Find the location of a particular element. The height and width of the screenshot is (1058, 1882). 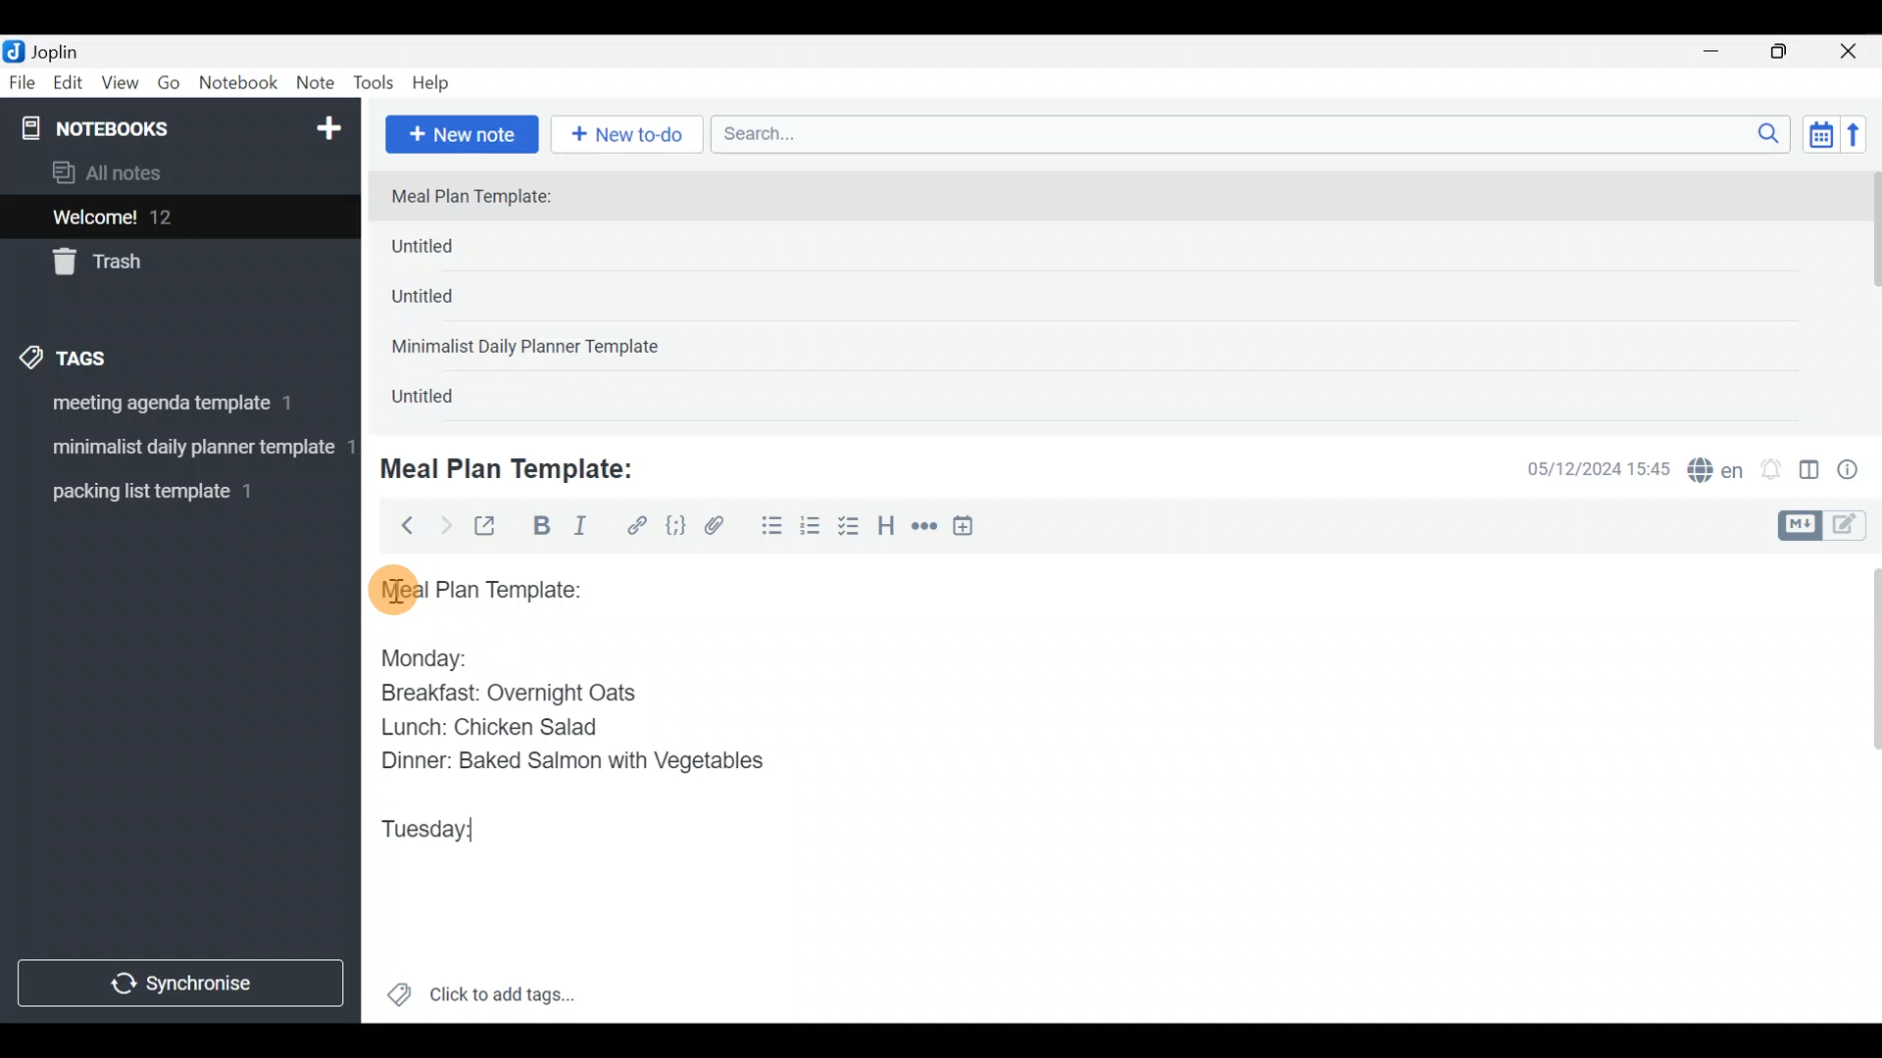

Checkbox is located at coordinates (851, 528).